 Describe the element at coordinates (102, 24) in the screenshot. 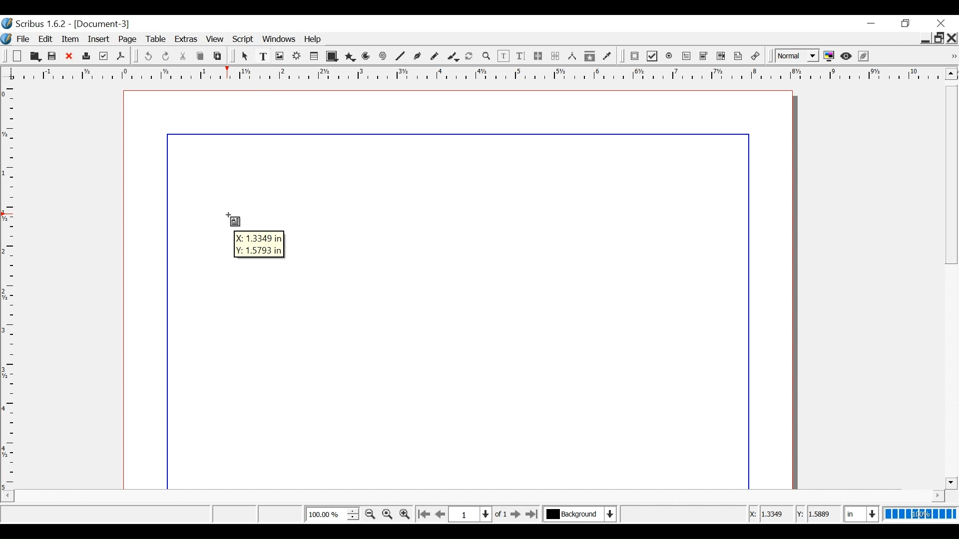

I see `Document` at that location.